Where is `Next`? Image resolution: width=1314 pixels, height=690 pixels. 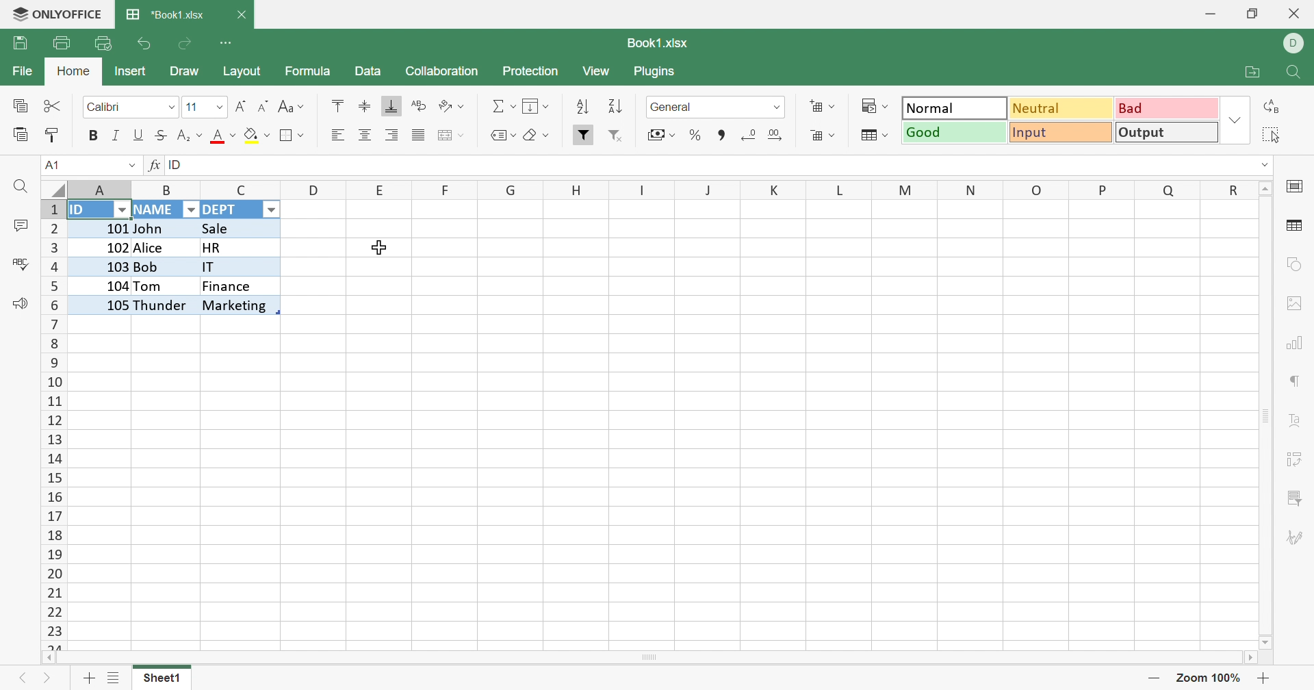 Next is located at coordinates (48, 678).